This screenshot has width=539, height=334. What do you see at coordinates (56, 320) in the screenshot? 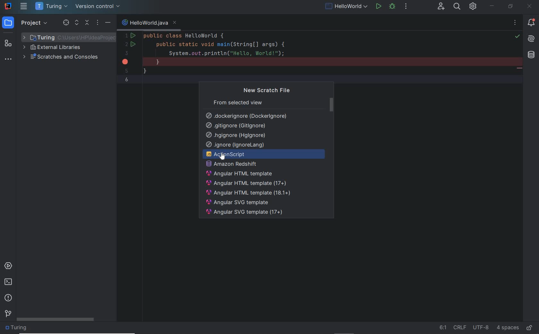
I see `scrollbar` at bounding box center [56, 320].